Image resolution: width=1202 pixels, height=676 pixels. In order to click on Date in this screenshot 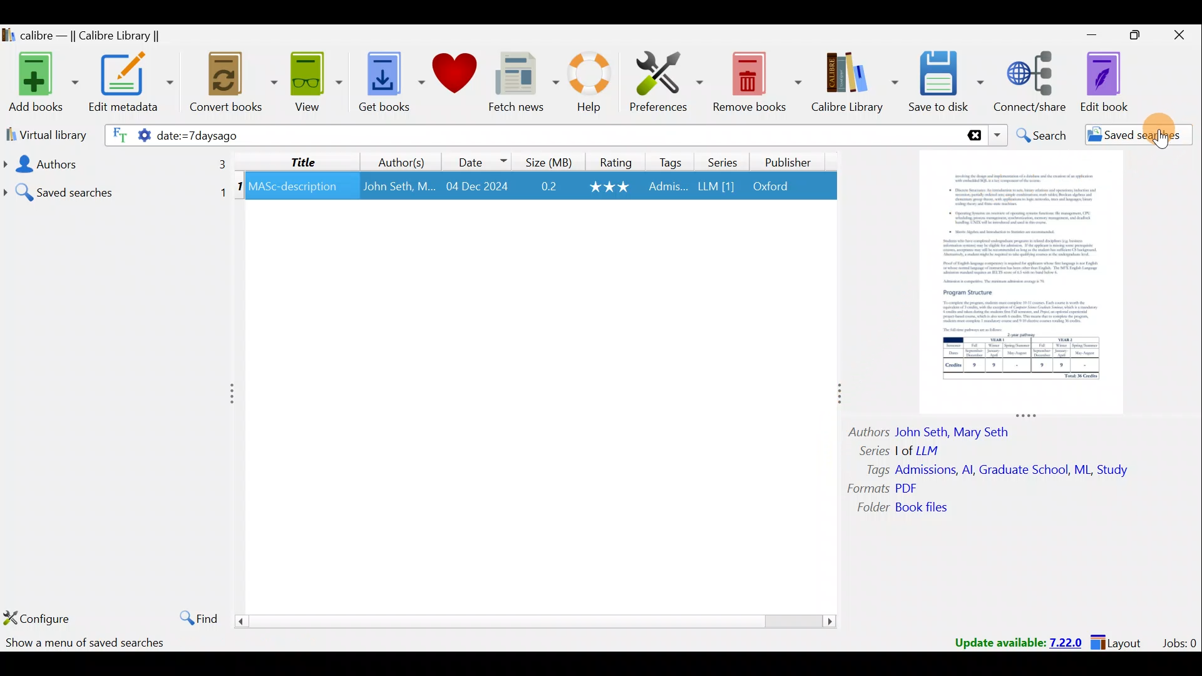, I will do `click(481, 160)`.